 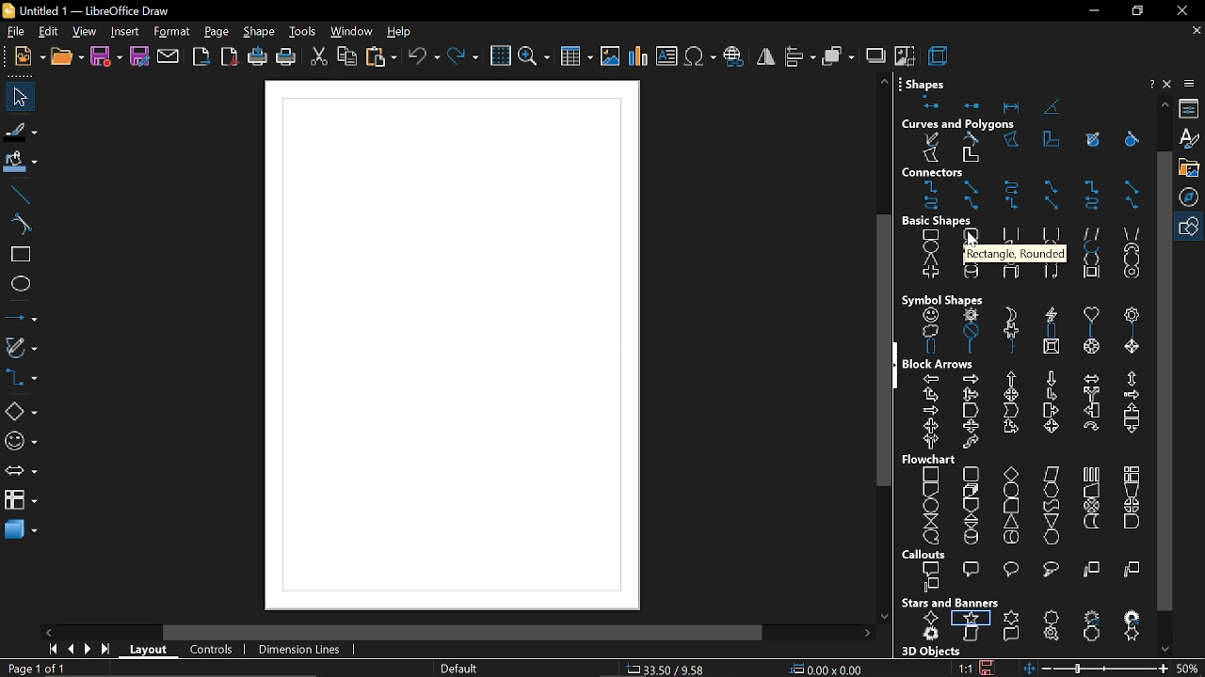 I want to click on insert image, so click(x=610, y=57).